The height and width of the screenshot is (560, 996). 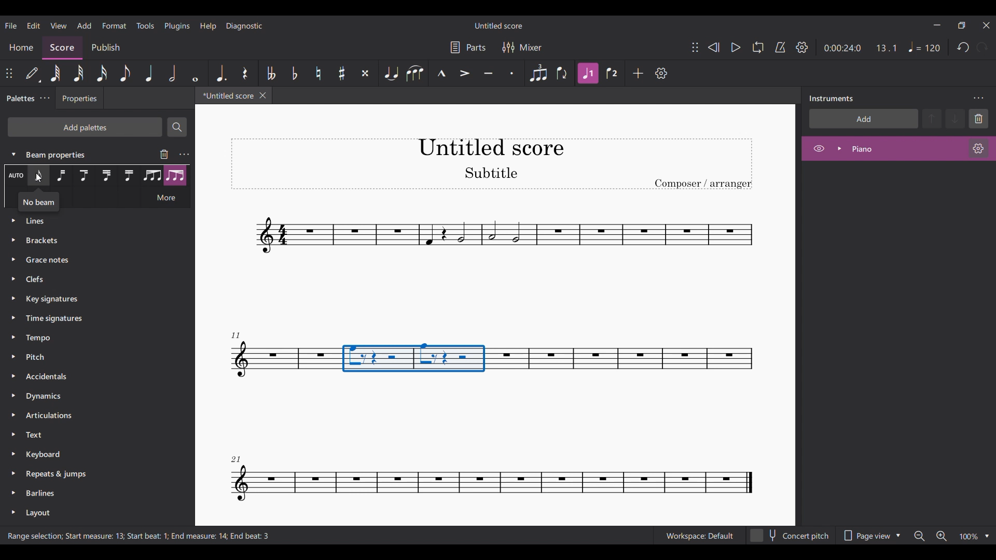 I want to click on Barlines, so click(x=88, y=494).